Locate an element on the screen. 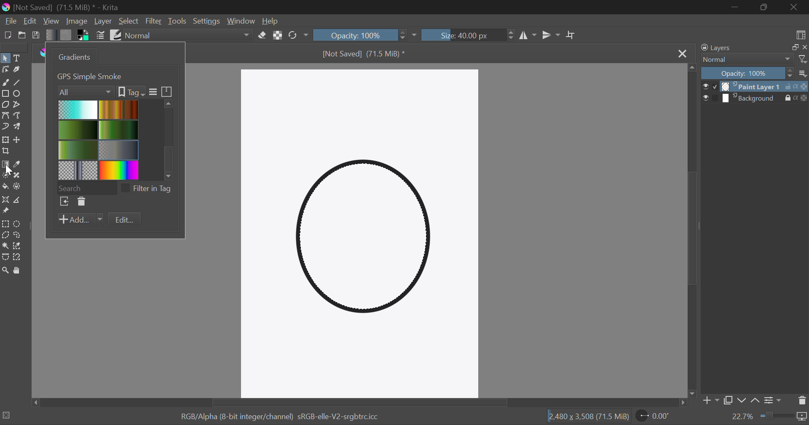  [Not Saved] (71.5 MiB) * is located at coordinates (364, 54).